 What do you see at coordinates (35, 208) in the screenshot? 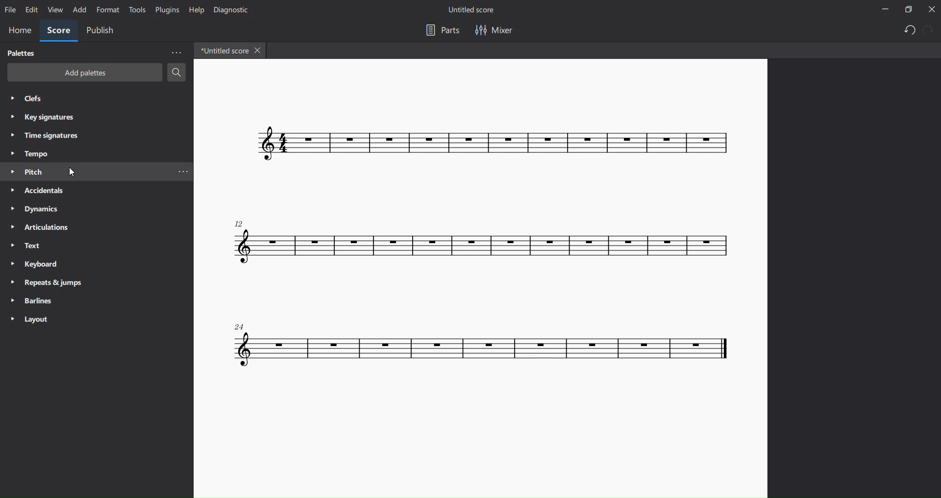
I see `dynamics` at bounding box center [35, 208].